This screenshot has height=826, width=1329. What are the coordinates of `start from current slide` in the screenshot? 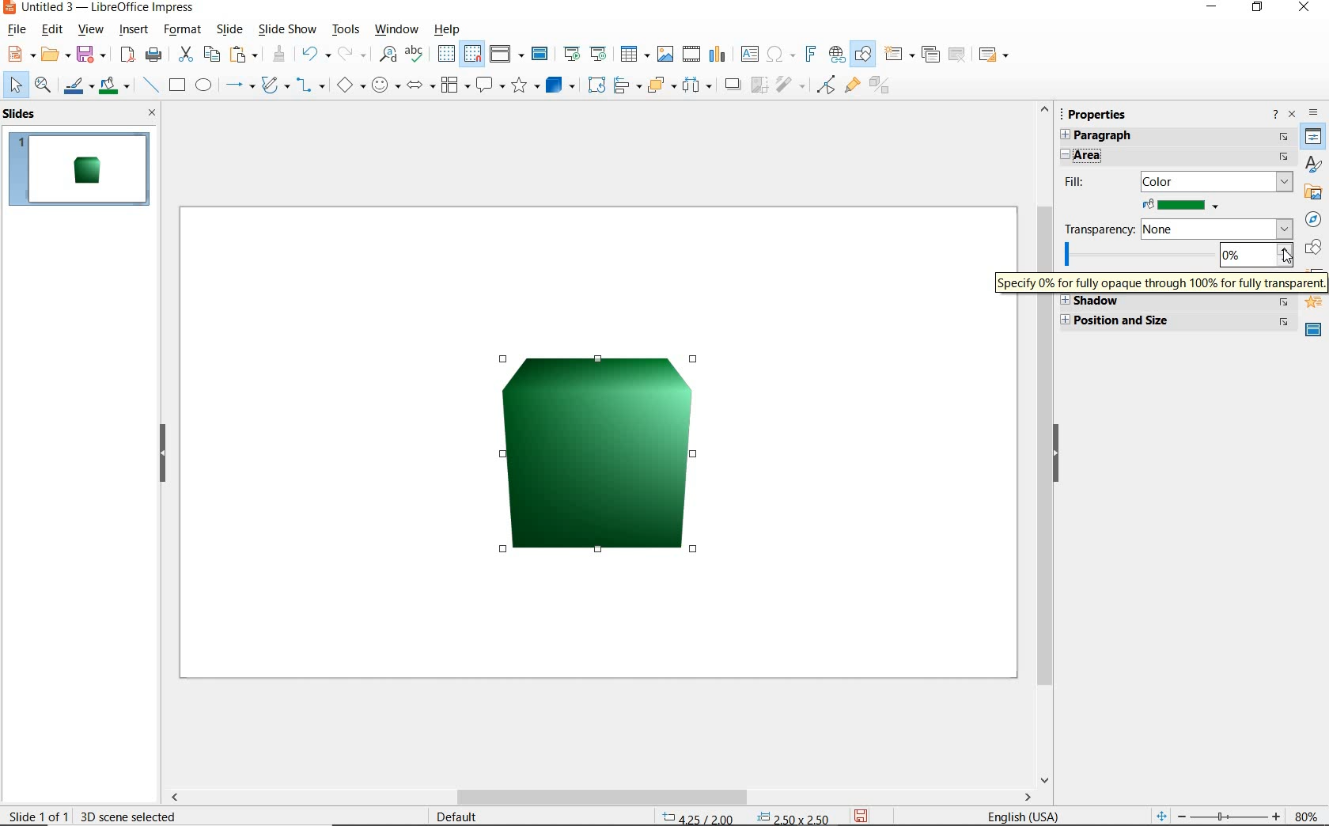 It's located at (600, 54).